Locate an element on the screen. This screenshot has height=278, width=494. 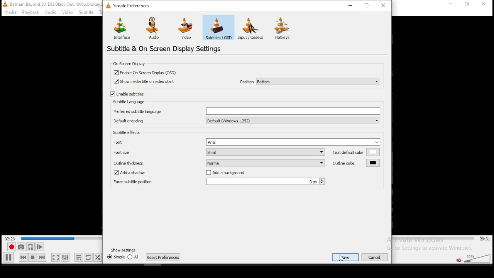
close window is located at coordinates (384, 5).